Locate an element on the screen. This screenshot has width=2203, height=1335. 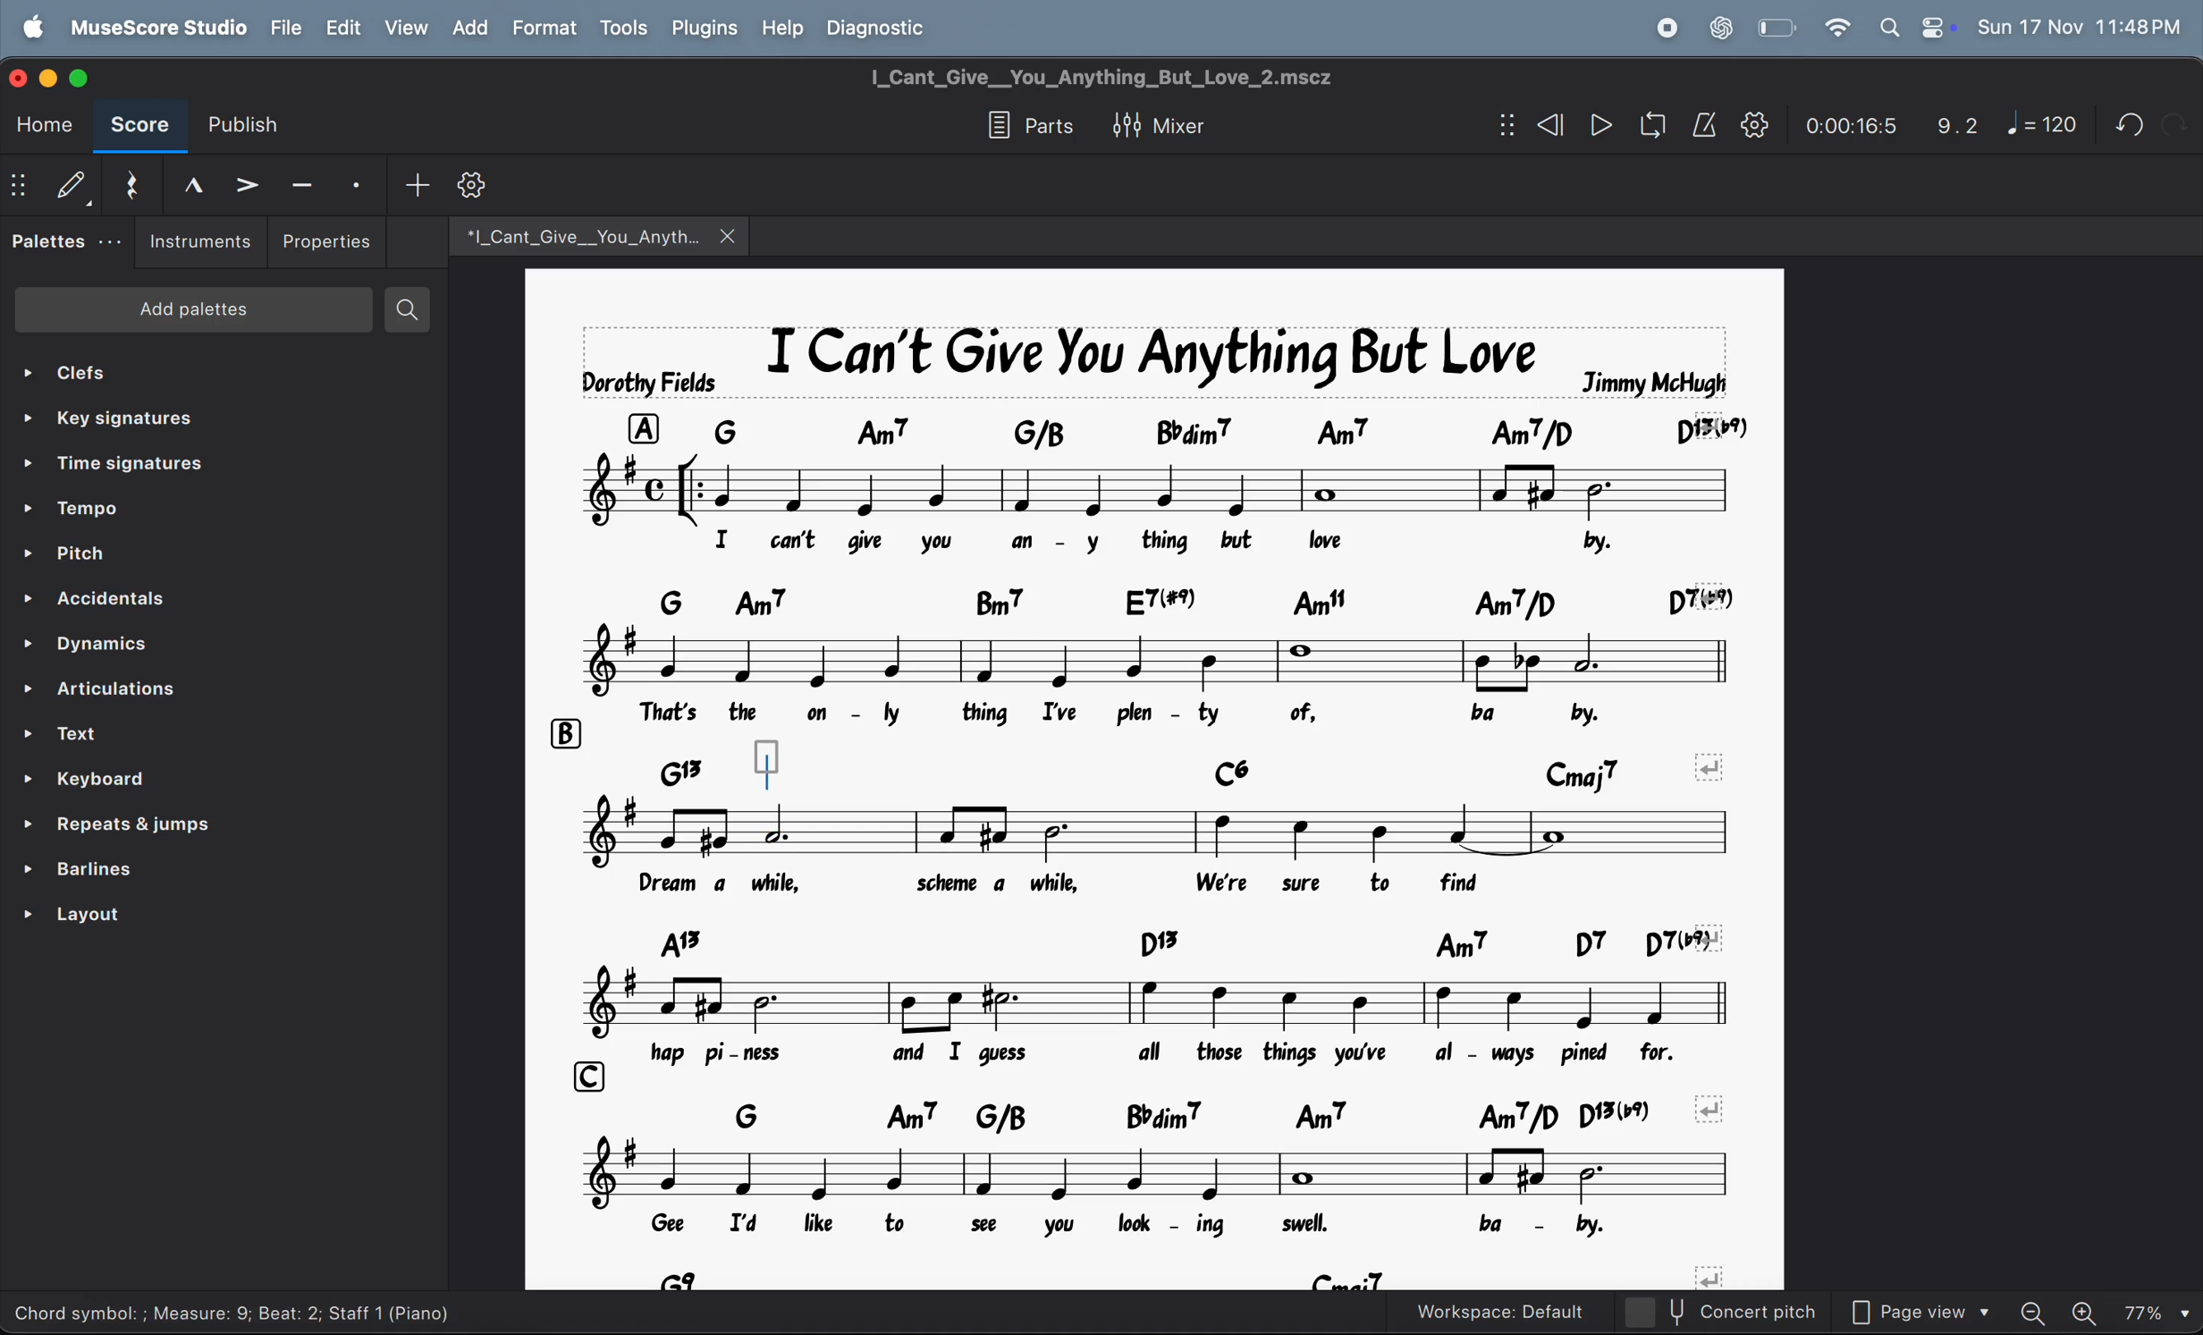
page title is located at coordinates (1154, 359).